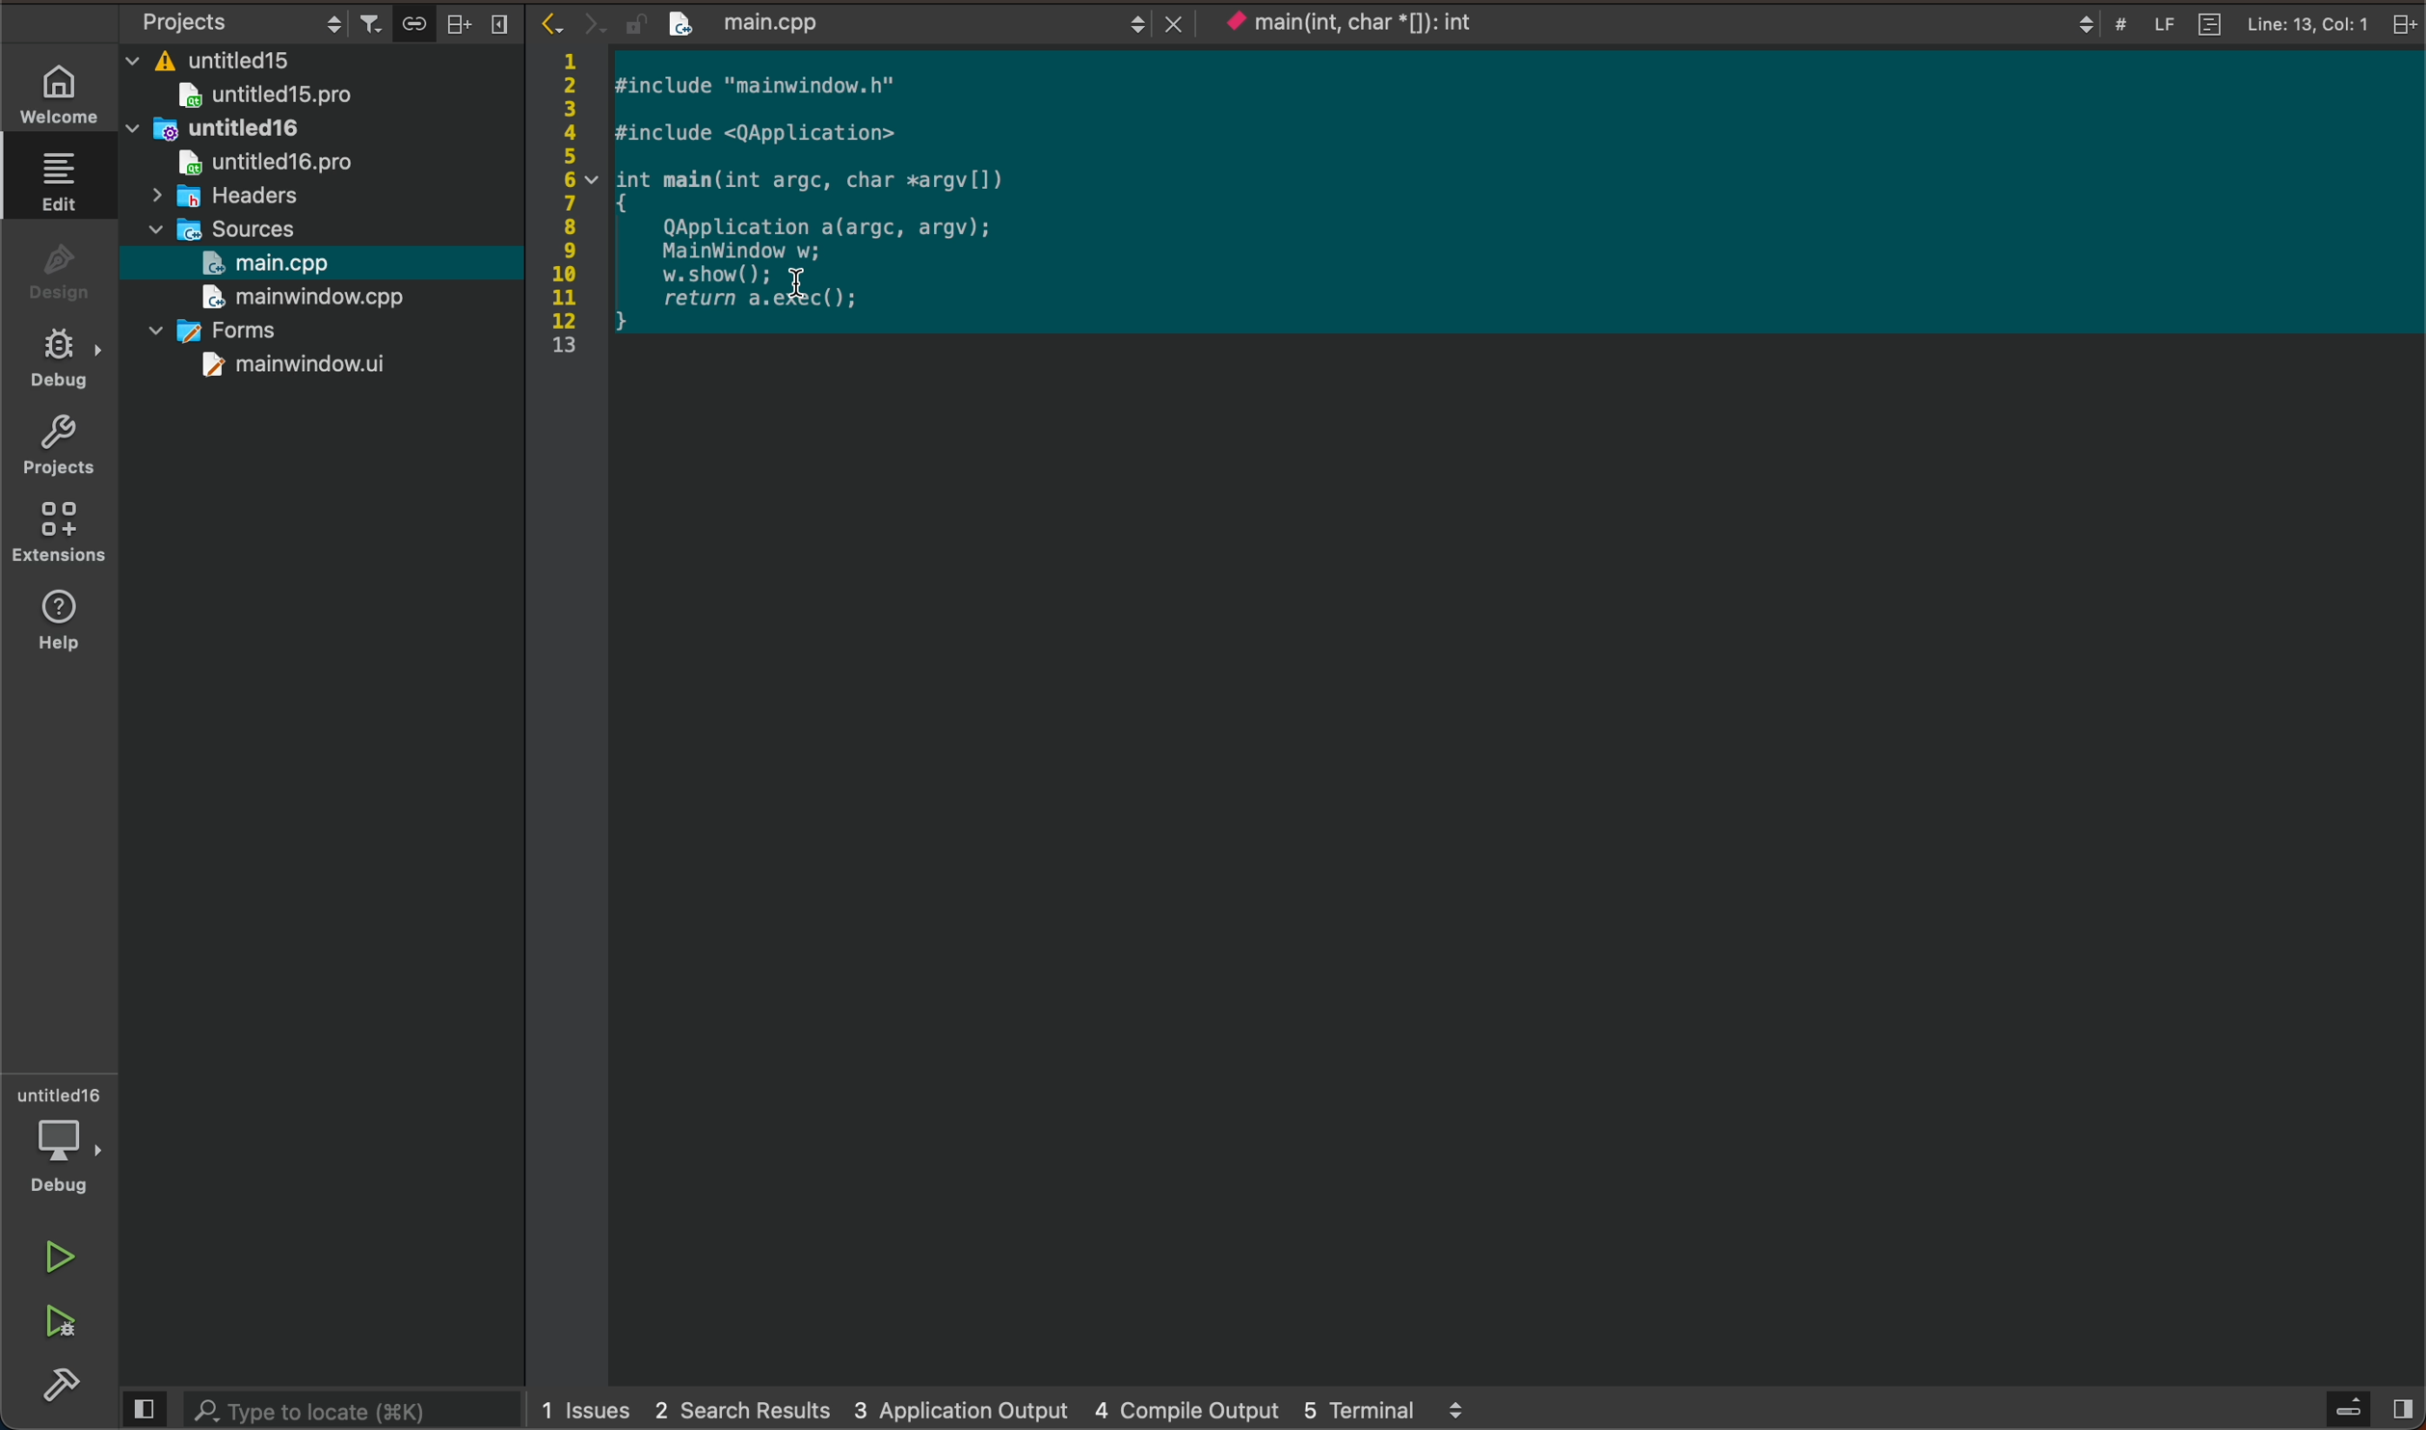 Image resolution: width=2426 pixels, height=1430 pixels. What do you see at coordinates (59, 618) in the screenshot?
I see `help` at bounding box center [59, 618].